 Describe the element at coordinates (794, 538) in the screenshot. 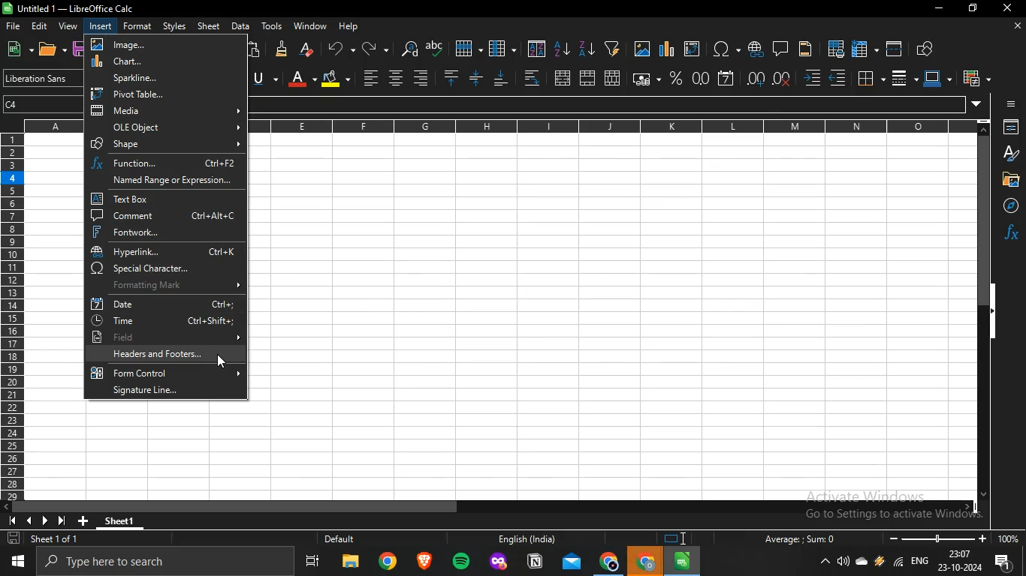

I see `Average: : Sum: 0` at that location.